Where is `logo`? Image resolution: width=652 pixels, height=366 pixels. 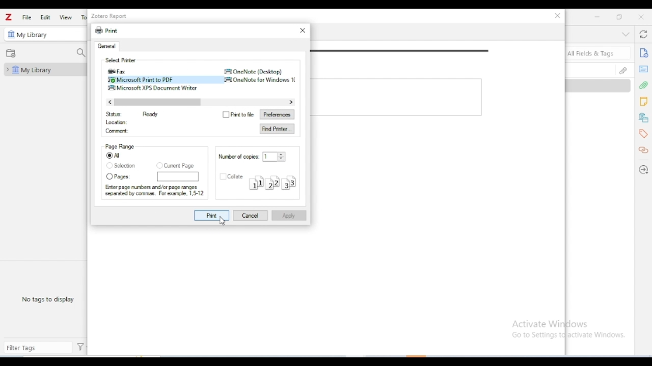
logo is located at coordinates (9, 17).